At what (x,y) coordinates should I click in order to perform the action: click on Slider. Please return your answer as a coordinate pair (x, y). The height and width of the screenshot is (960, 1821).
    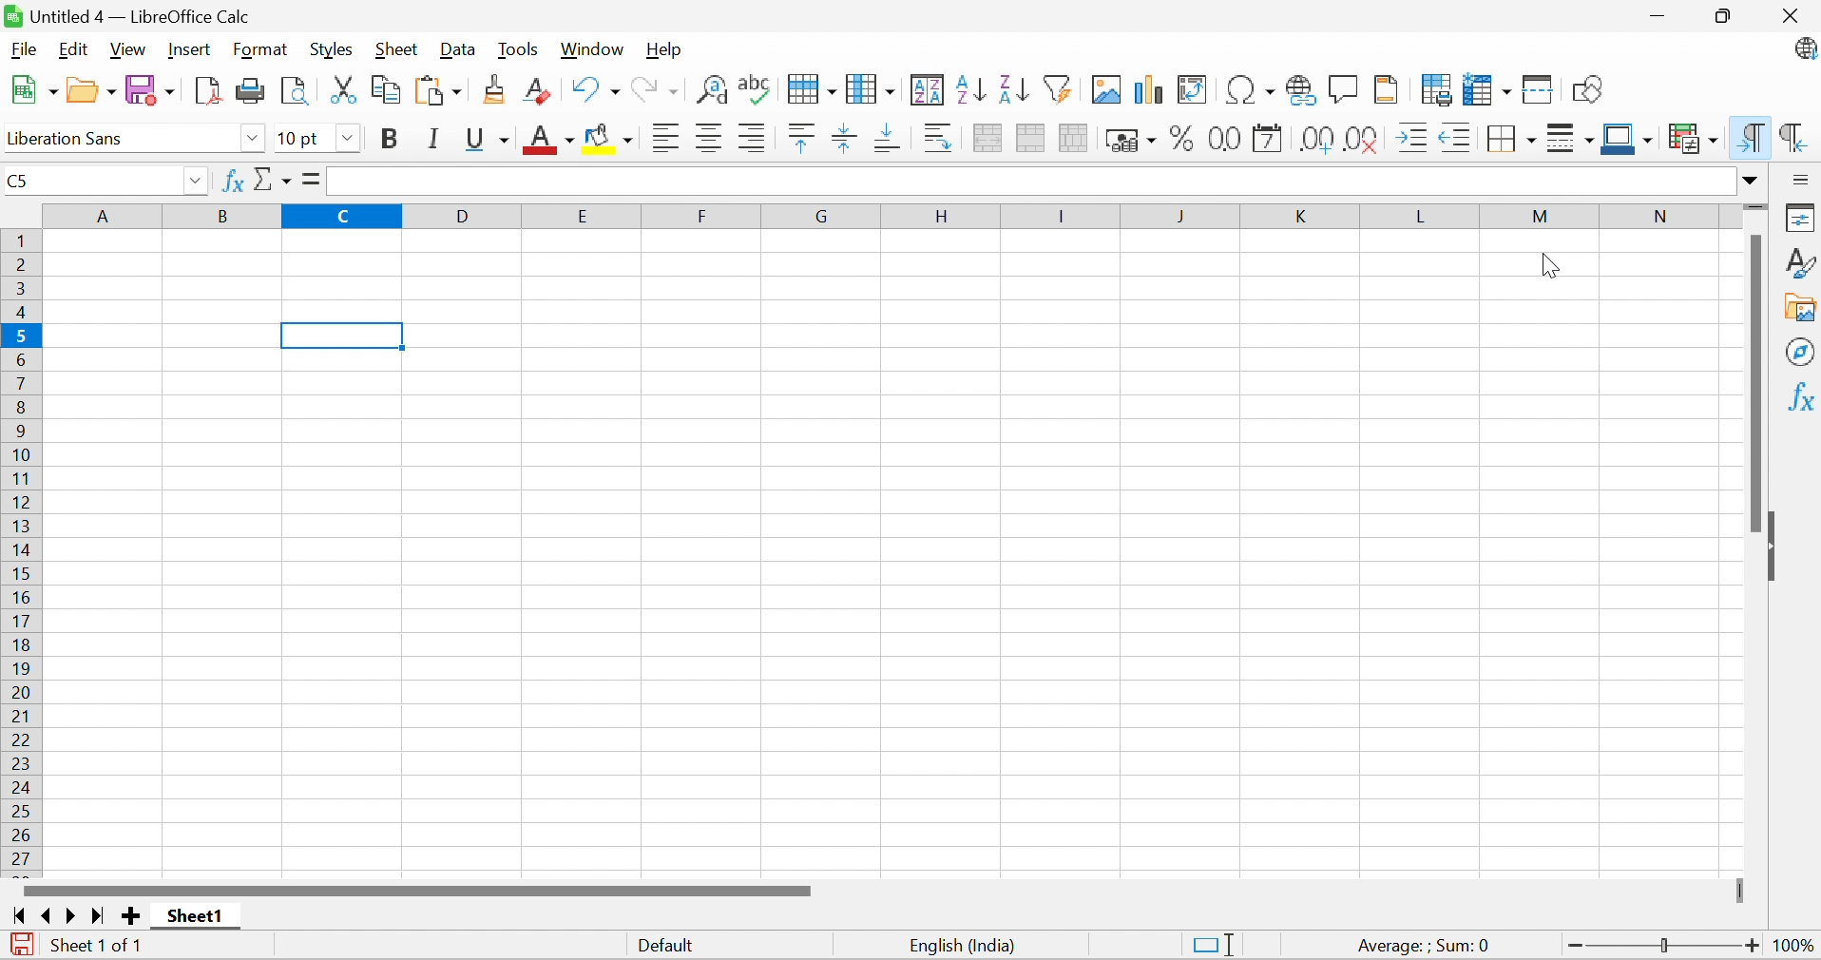
    Looking at the image, I should click on (1666, 947).